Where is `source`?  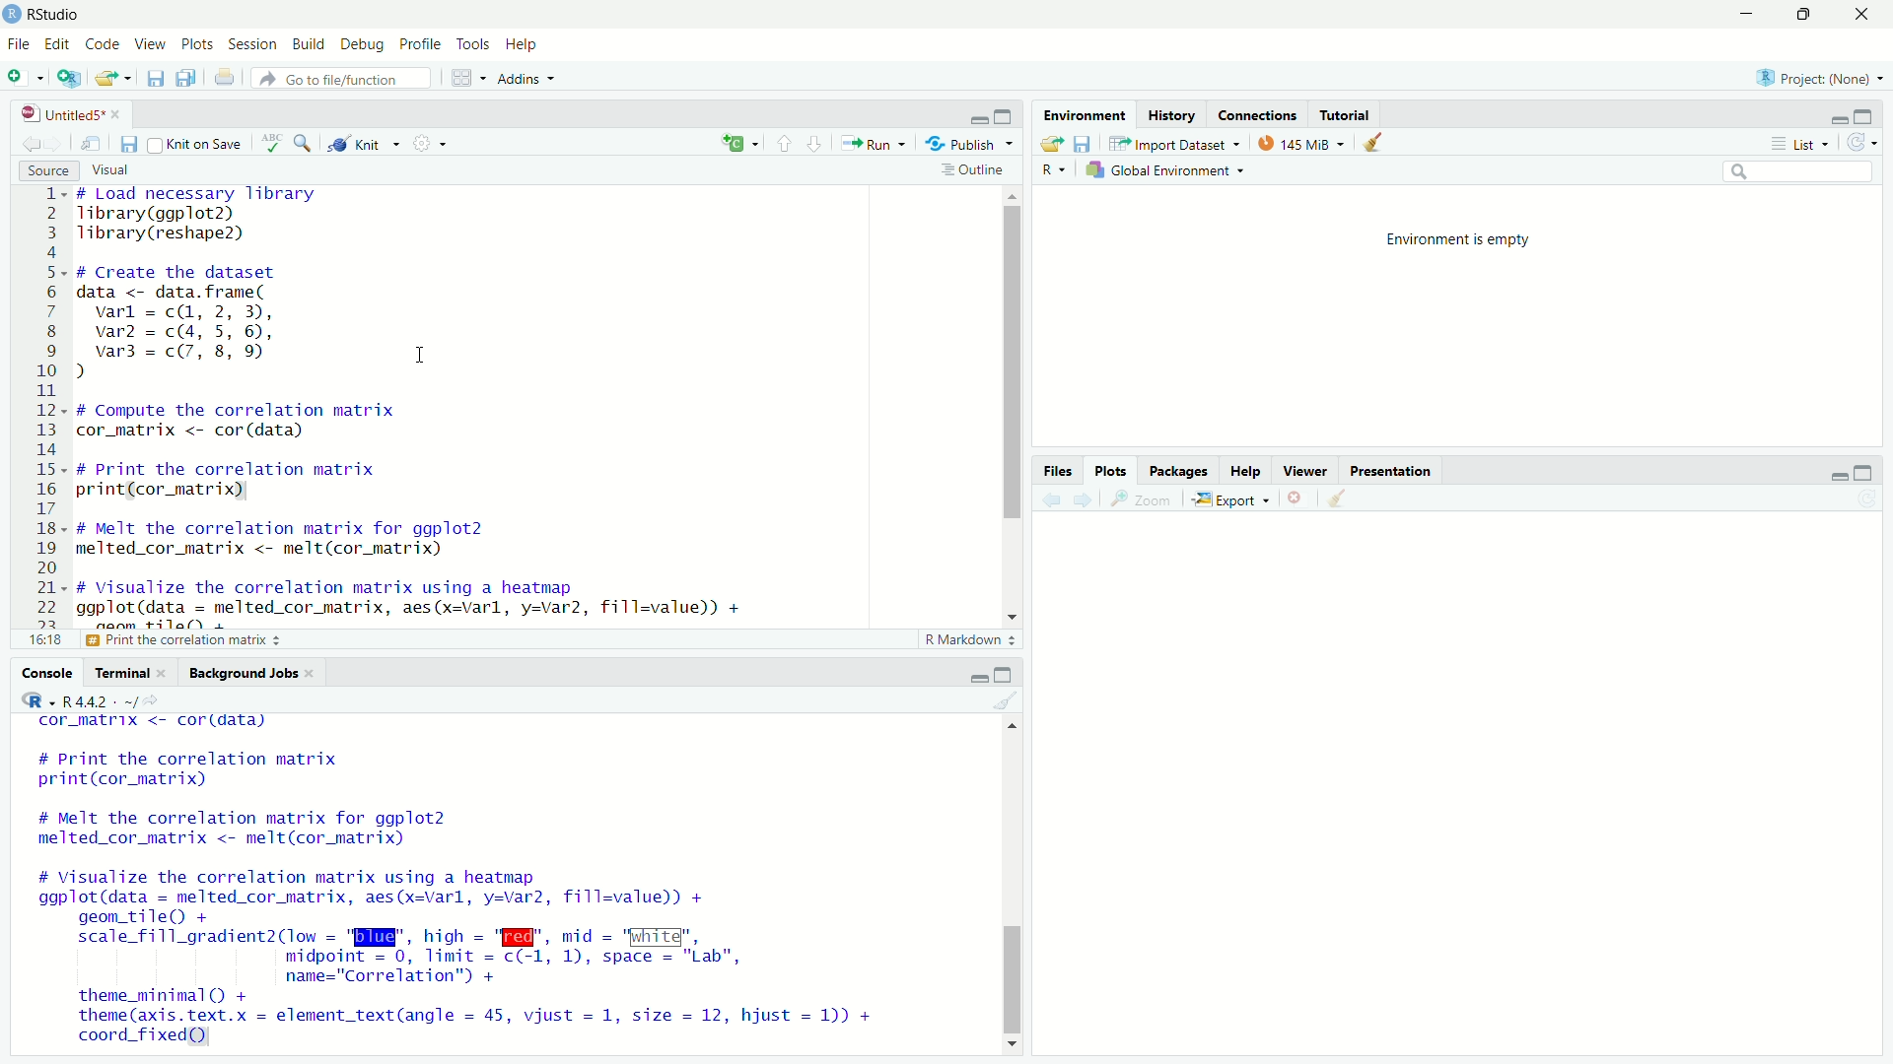
source is located at coordinates (48, 170).